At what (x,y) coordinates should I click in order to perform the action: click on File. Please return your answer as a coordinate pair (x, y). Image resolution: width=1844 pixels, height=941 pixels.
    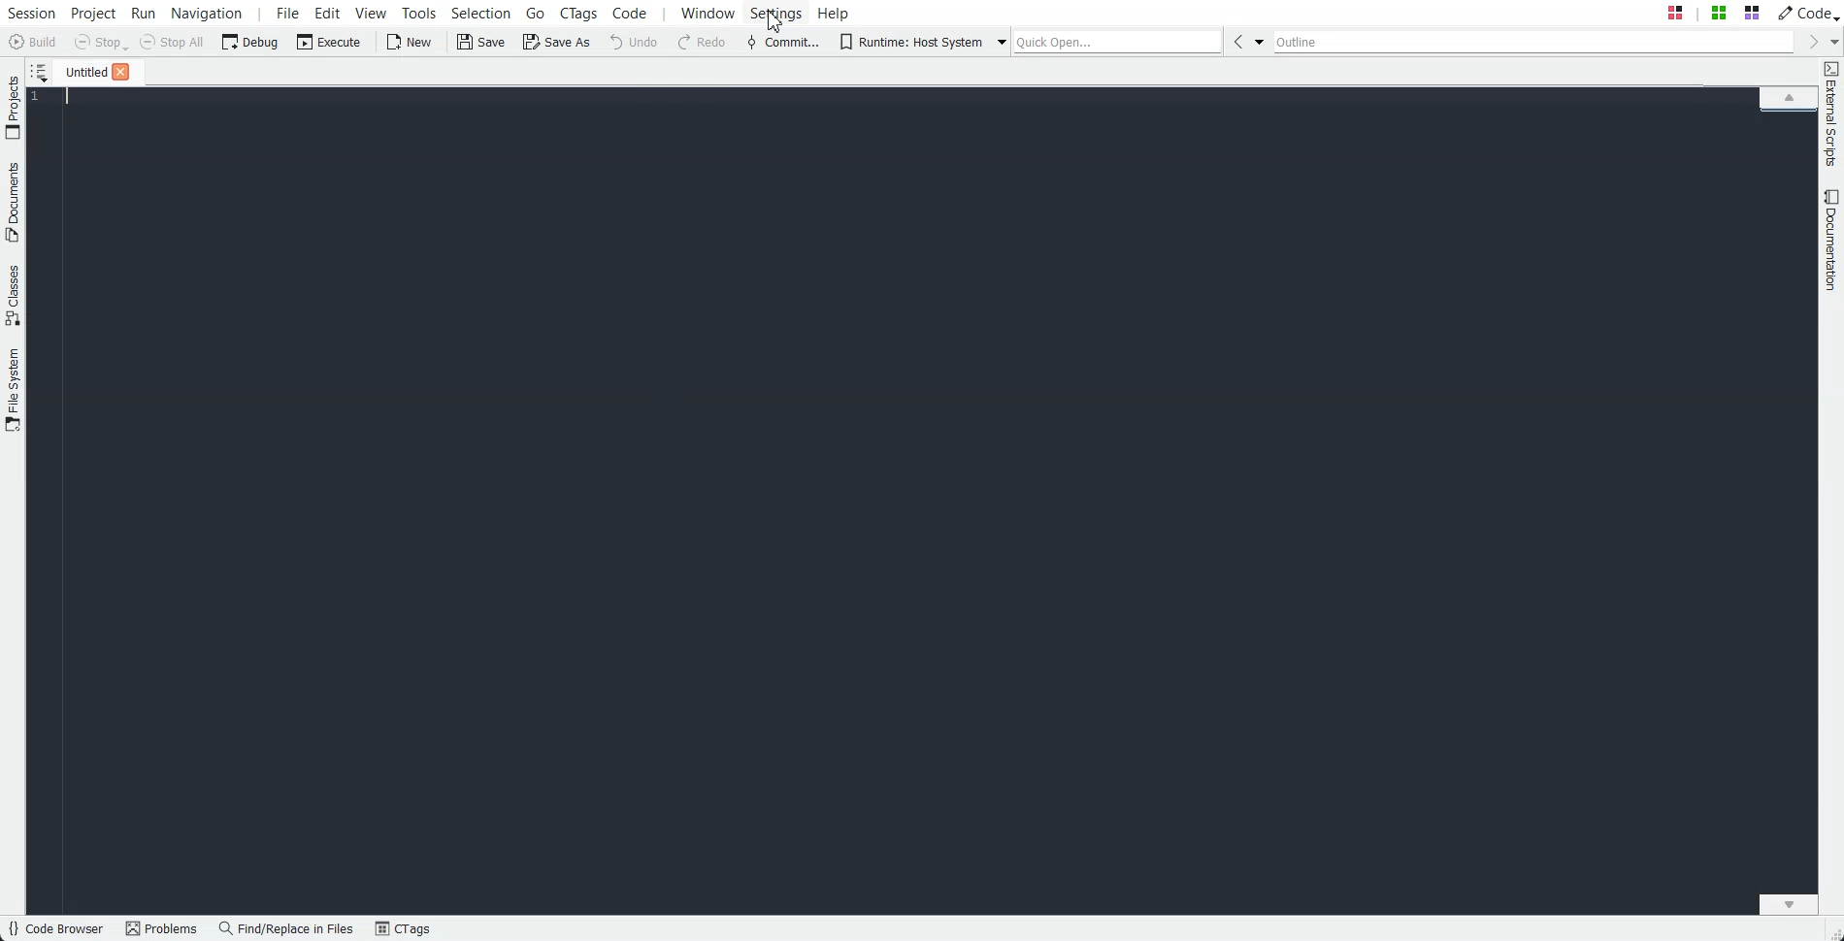
    Looking at the image, I should click on (81, 71).